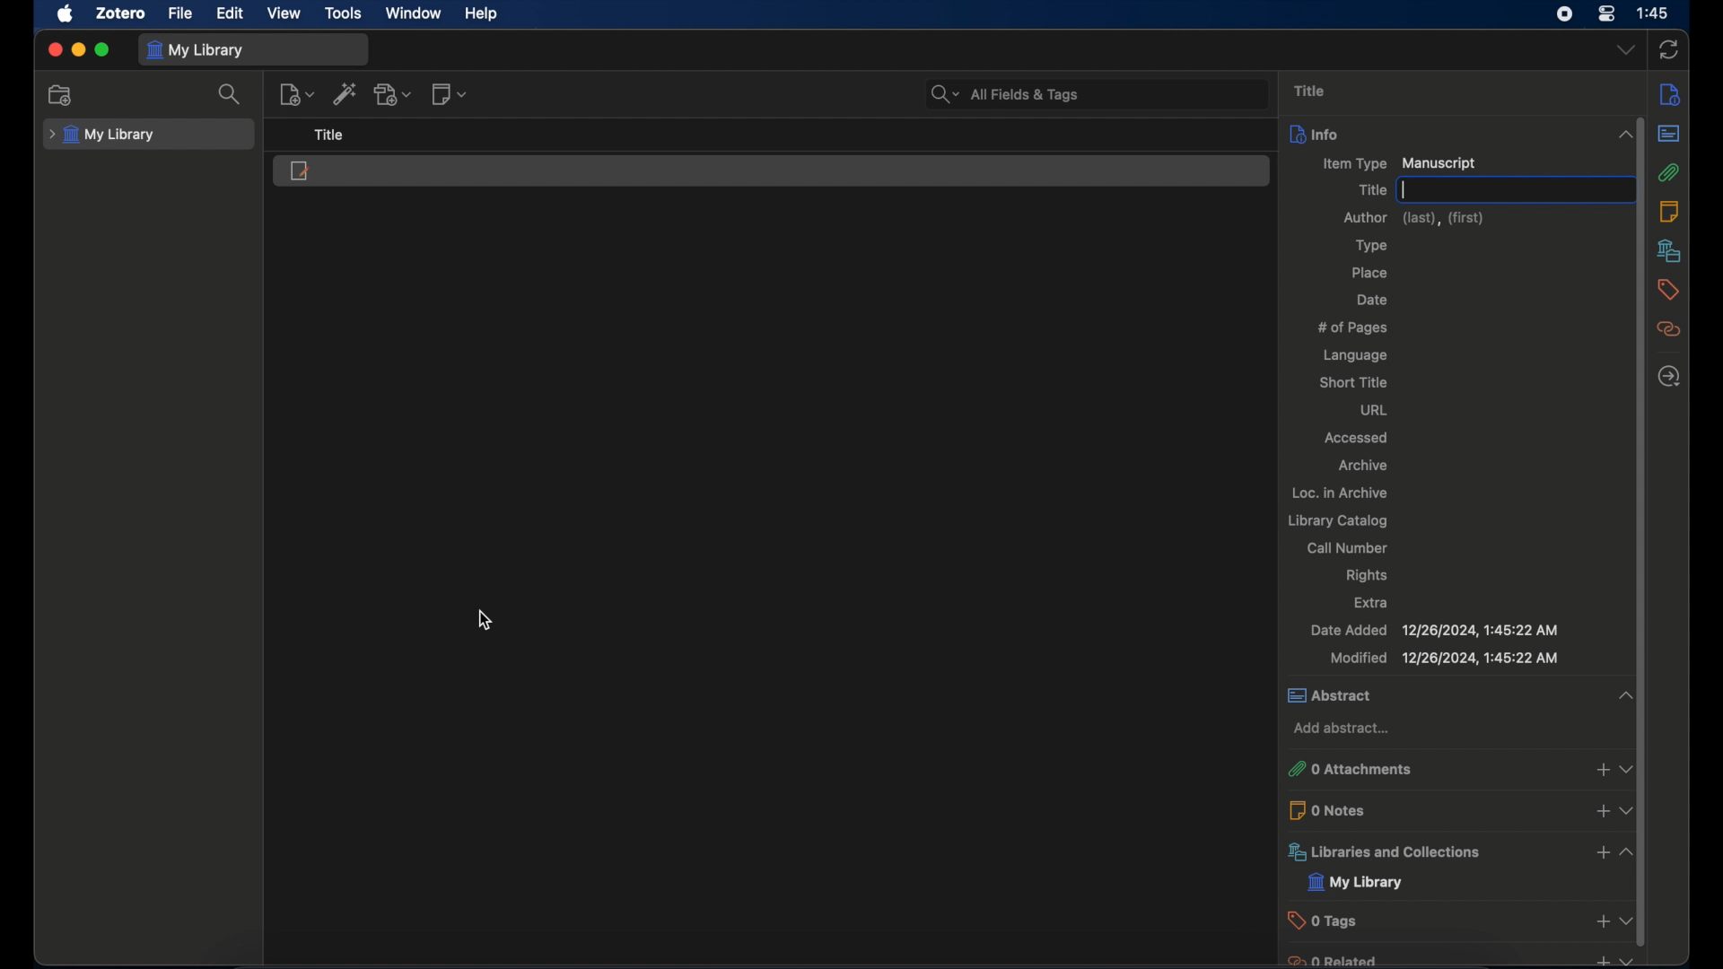 This screenshot has width=1723, height=969. Describe the element at coordinates (285, 13) in the screenshot. I see `view` at that location.